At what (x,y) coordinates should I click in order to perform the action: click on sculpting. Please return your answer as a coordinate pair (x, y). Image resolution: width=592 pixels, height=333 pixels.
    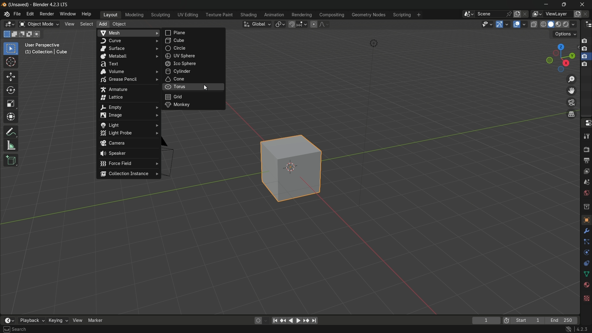
    Looking at the image, I should click on (161, 14).